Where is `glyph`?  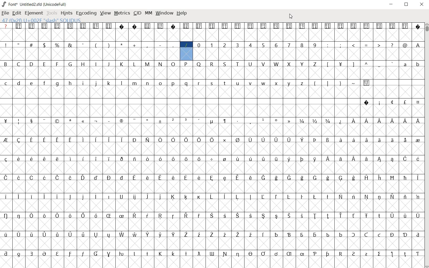
glyph is located at coordinates (264, 120).